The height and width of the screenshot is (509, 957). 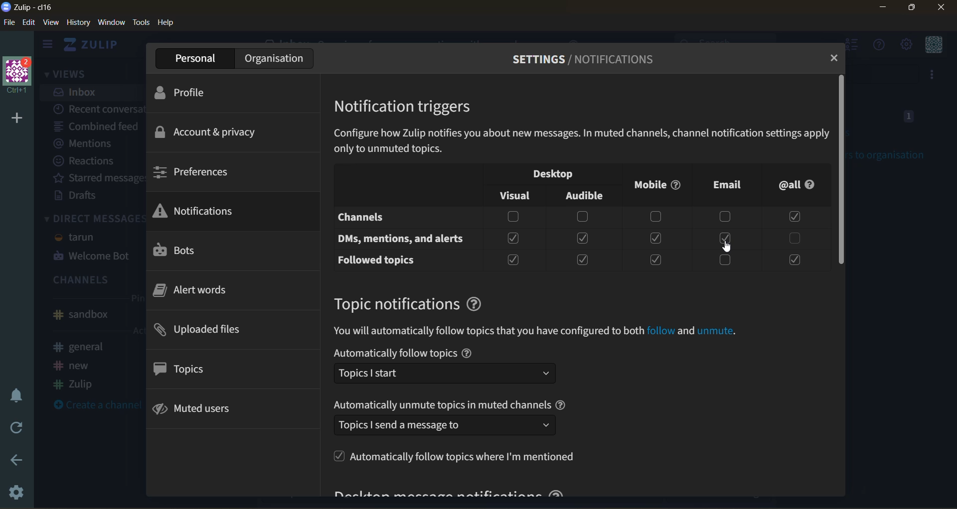 What do you see at coordinates (211, 331) in the screenshot?
I see `uploaded files` at bounding box center [211, 331].